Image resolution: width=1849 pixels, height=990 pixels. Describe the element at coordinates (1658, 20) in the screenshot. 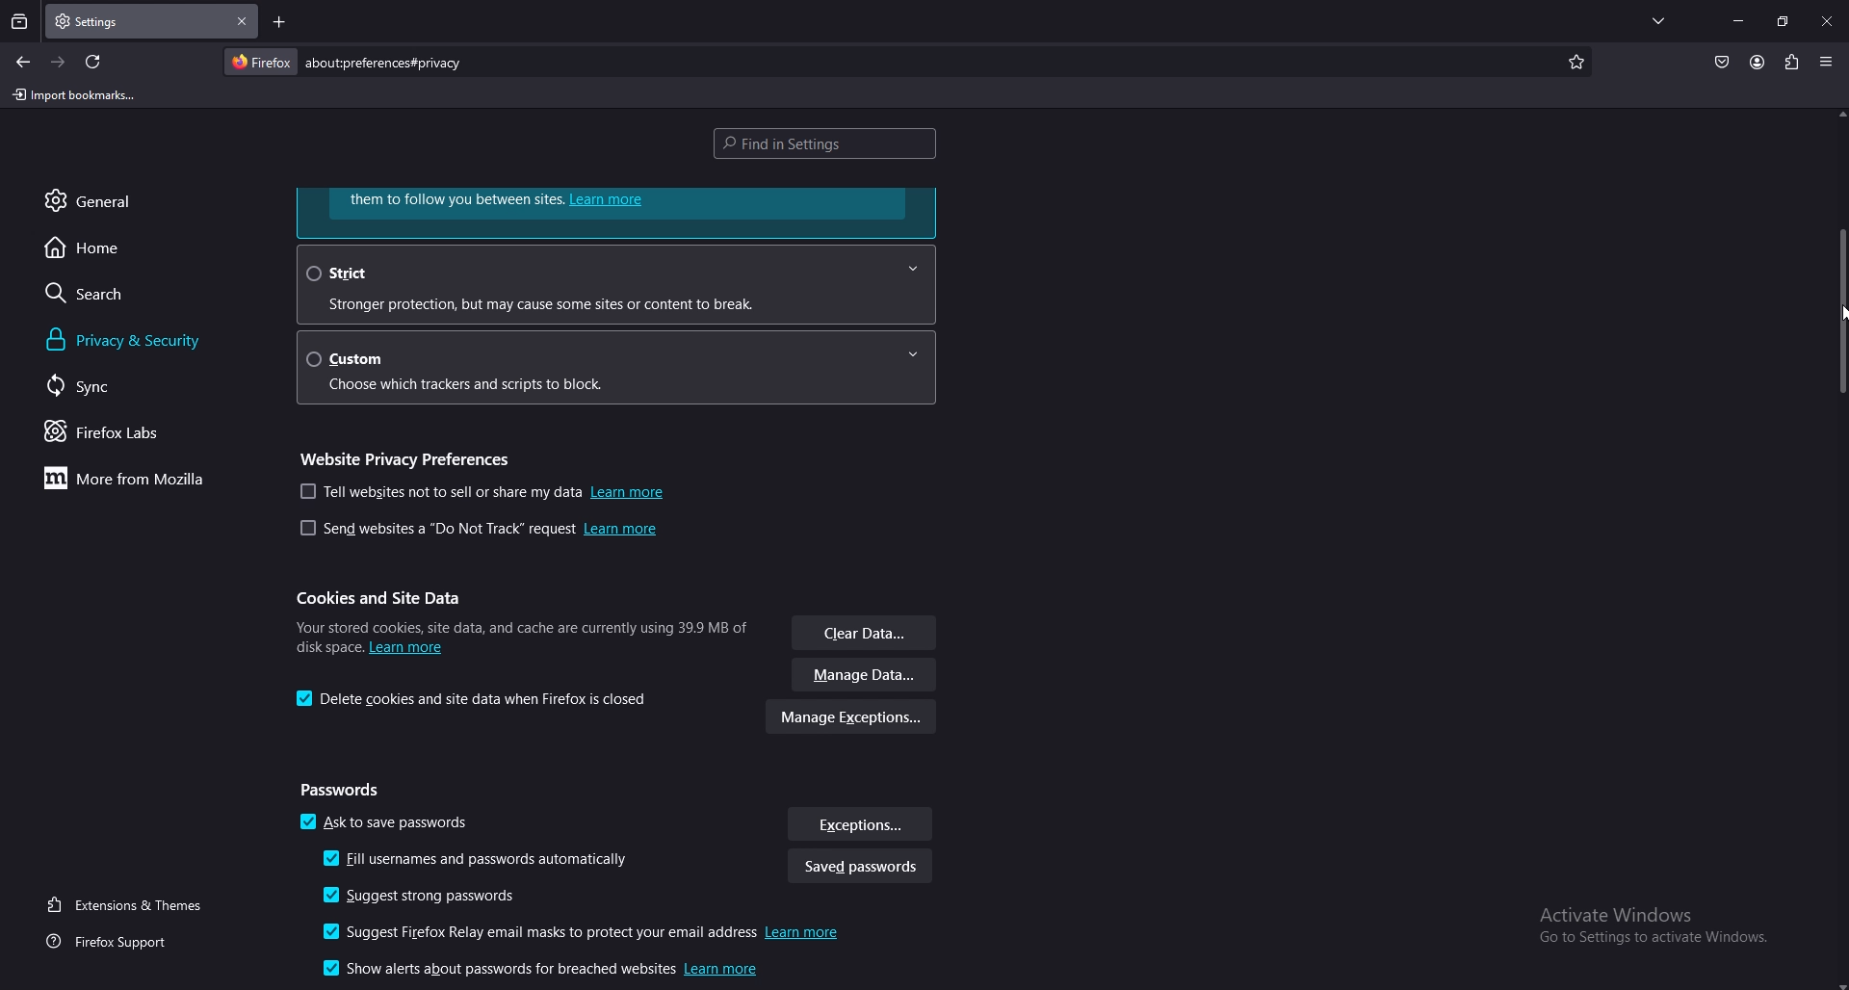

I see `list all tabs` at that location.